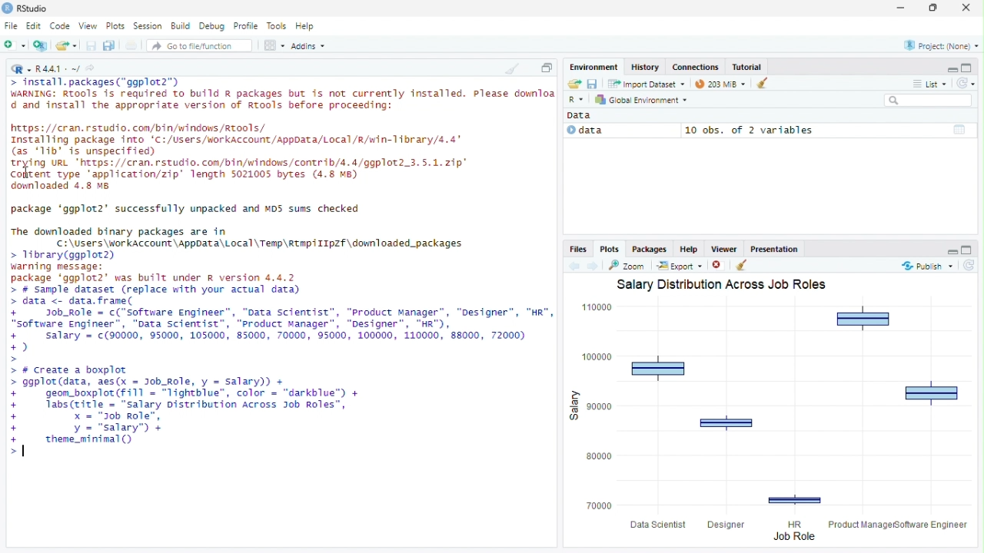  I want to click on Import Dataset, so click(646, 84).